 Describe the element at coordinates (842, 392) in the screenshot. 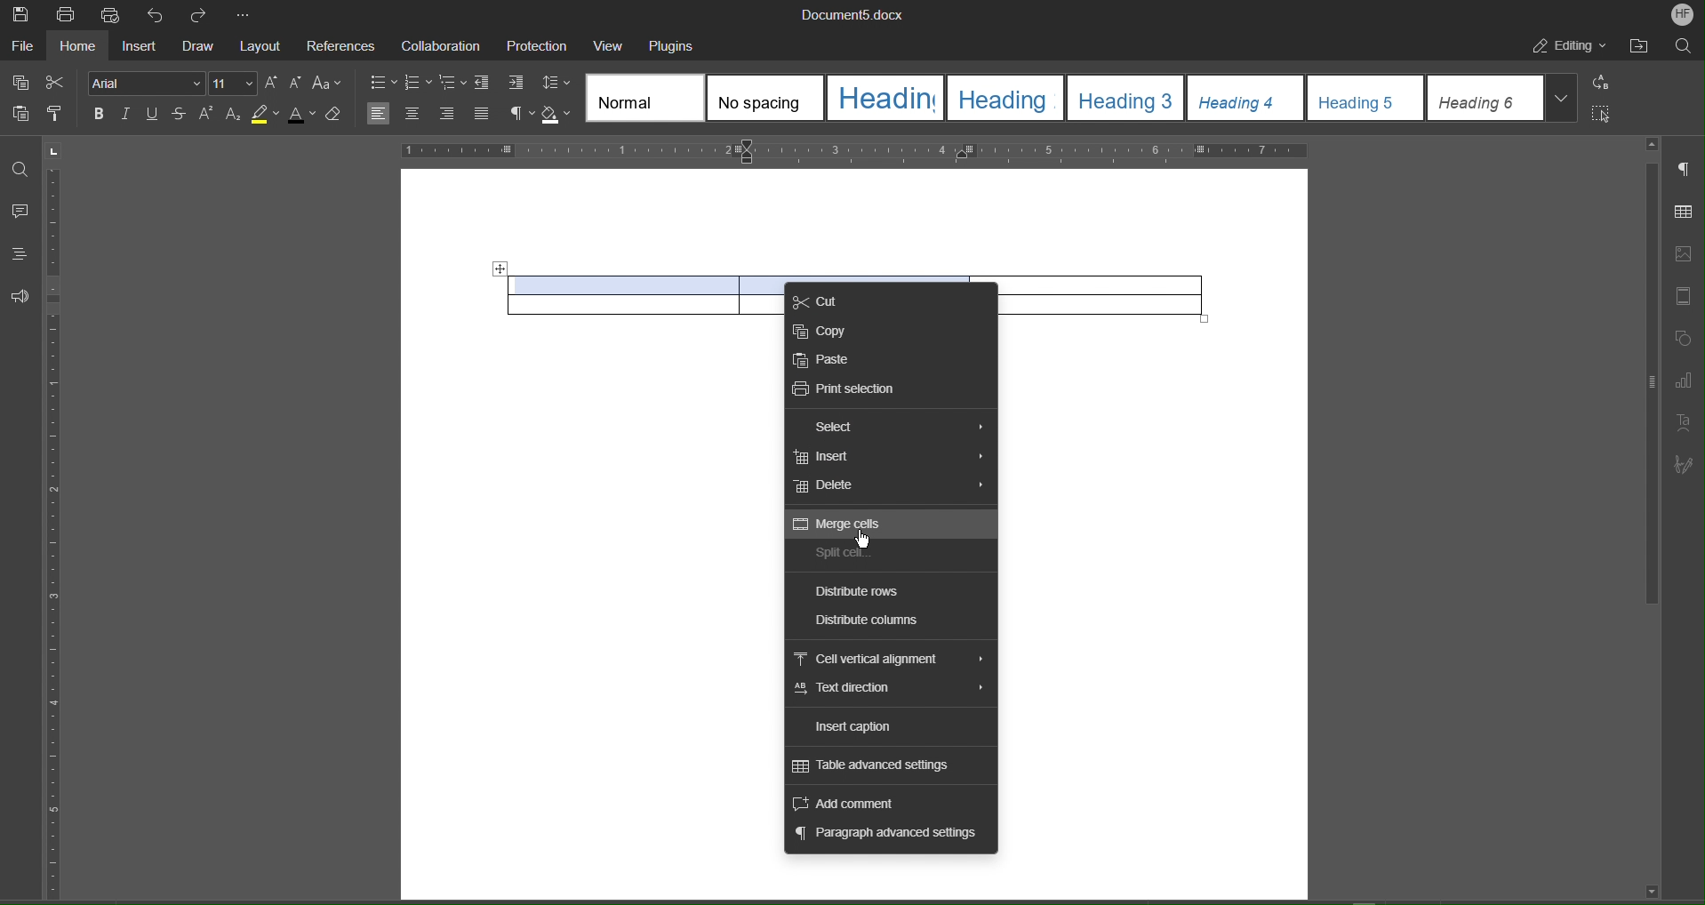

I see `Print` at that location.